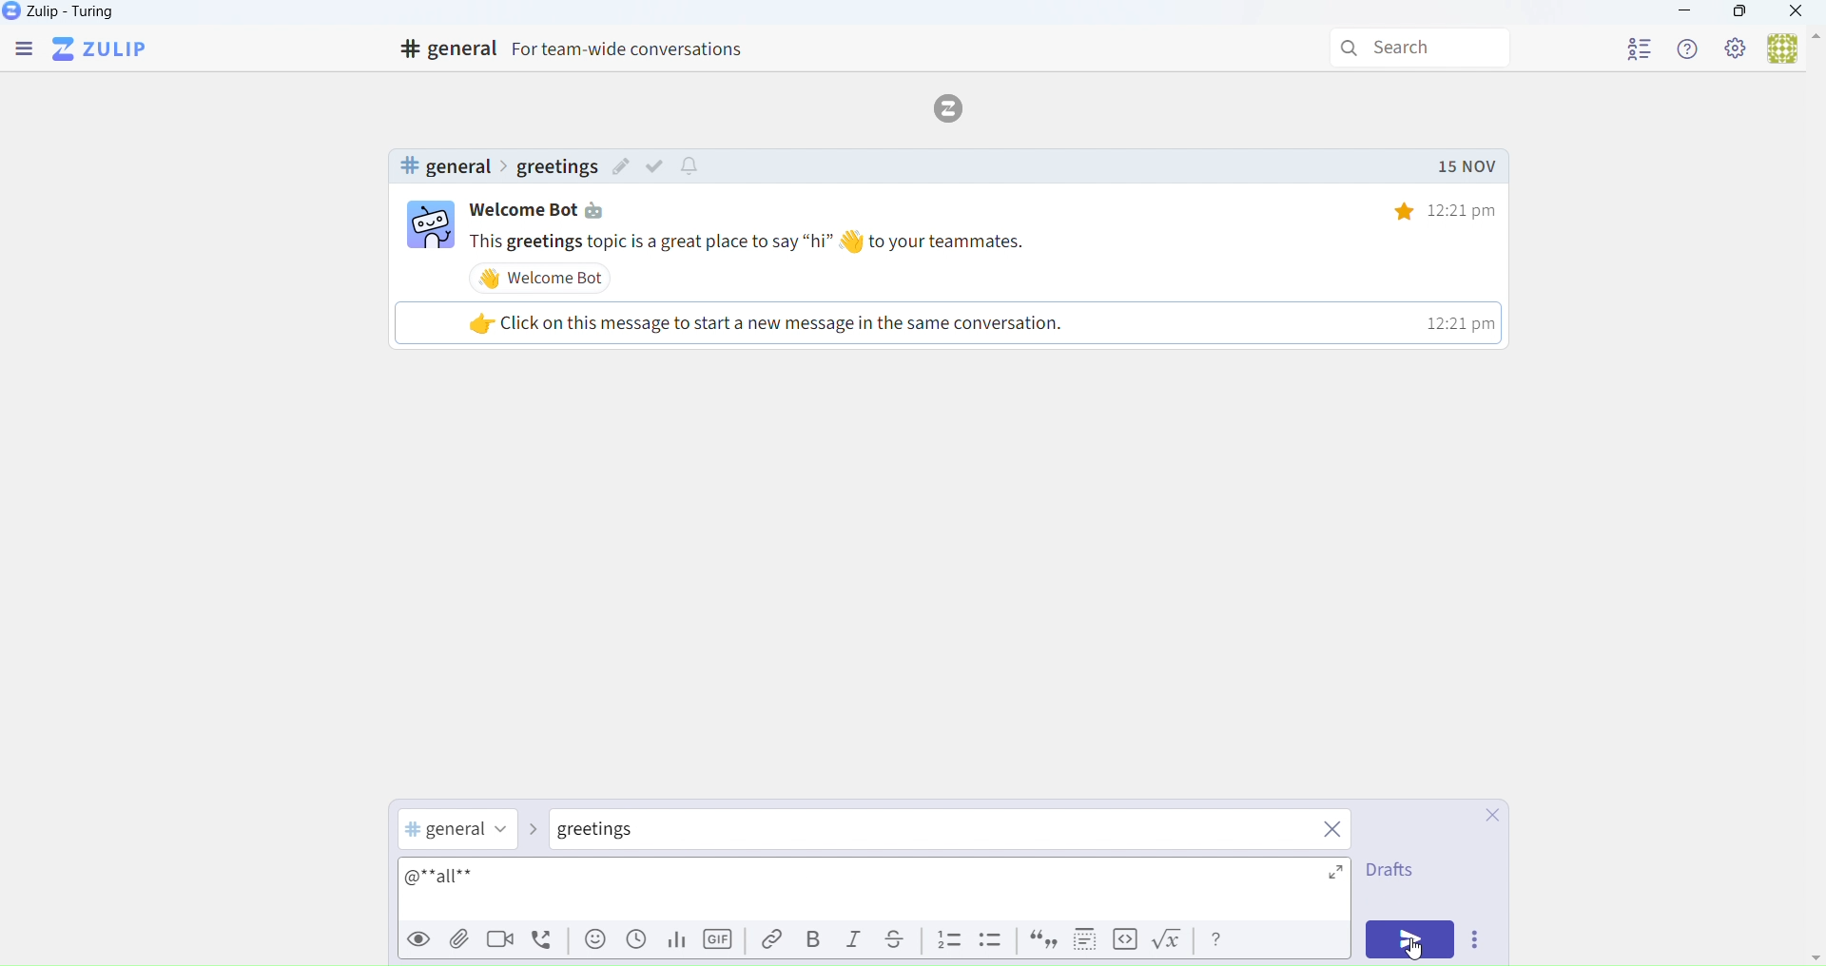  Describe the element at coordinates (721, 943) in the screenshot. I see `GIF` at that location.